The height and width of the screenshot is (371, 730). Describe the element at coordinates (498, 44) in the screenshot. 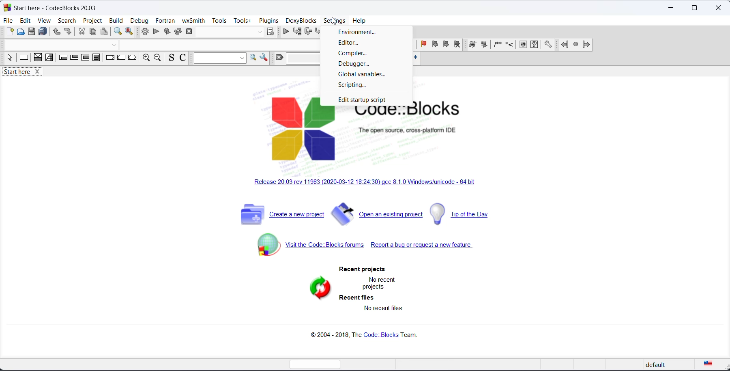

I see `multiline comment` at that location.